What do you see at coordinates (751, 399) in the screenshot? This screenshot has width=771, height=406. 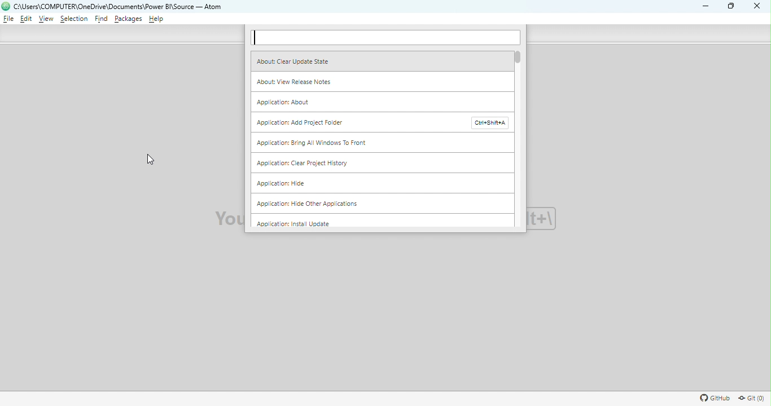 I see `Git repository` at bounding box center [751, 399].